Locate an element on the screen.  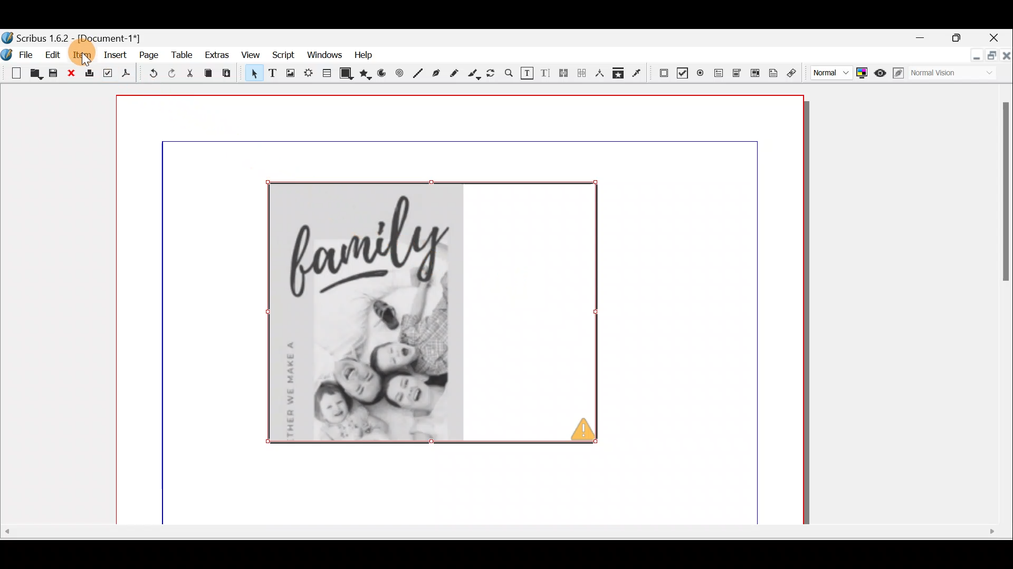
Edit in preview mode is located at coordinates (900, 75).